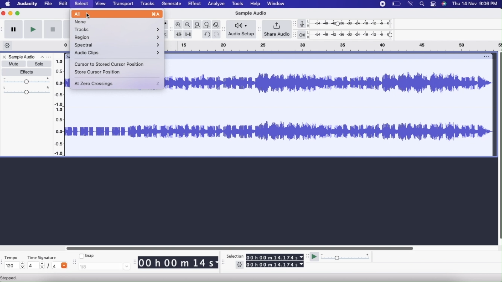  What do you see at coordinates (194, 4) in the screenshot?
I see `Effect` at bounding box center [194, 4].